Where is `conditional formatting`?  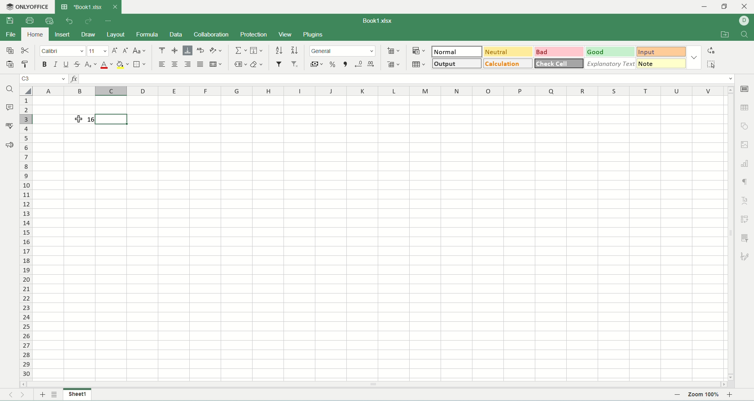 conditional formatting is located at coordinates (420, 51).